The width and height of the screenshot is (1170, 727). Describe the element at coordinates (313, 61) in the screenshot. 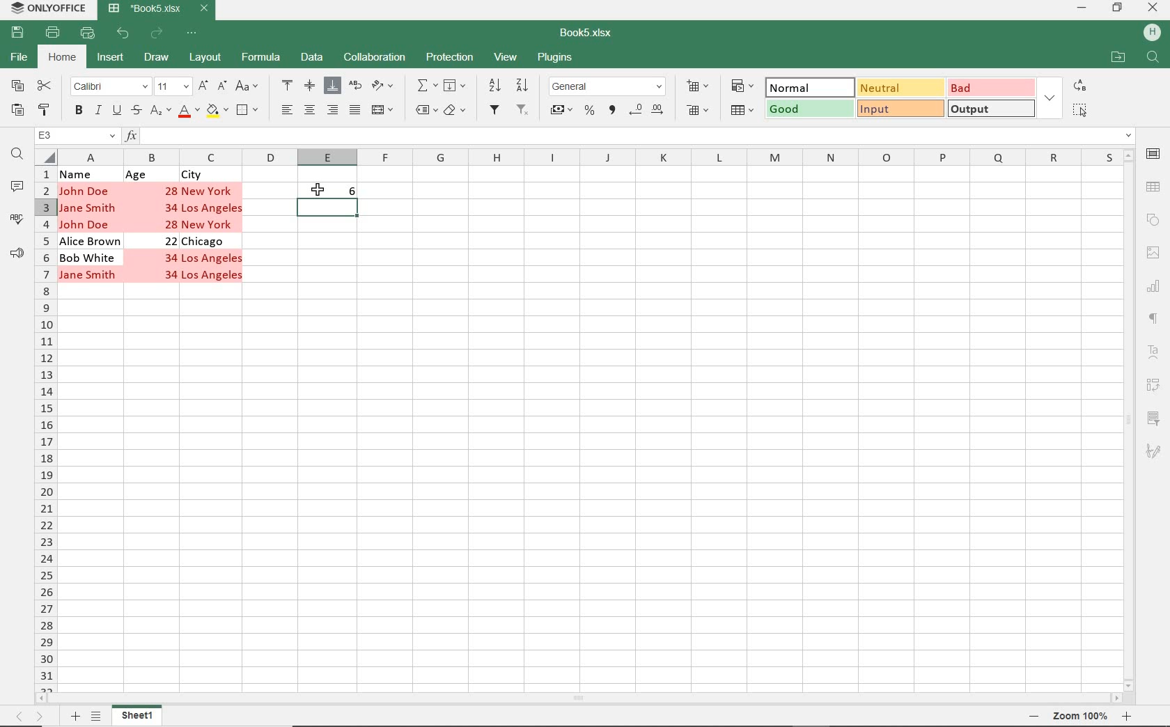

I see `DATA` at that location.